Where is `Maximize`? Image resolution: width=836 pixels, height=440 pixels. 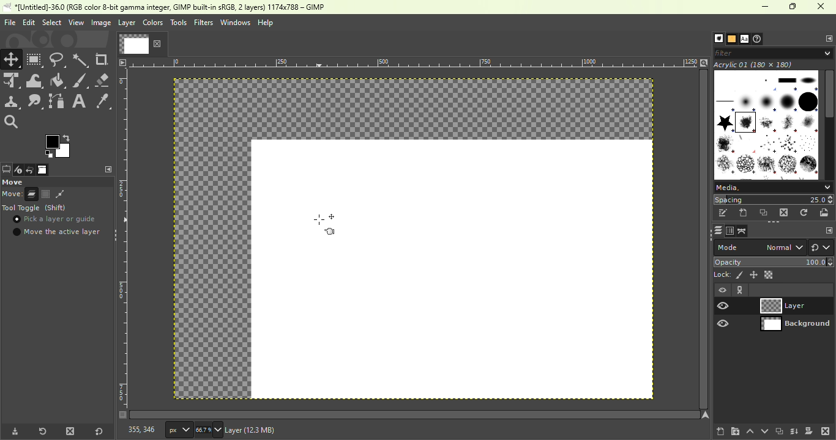
Maximize is located at coordinates (794, 7).